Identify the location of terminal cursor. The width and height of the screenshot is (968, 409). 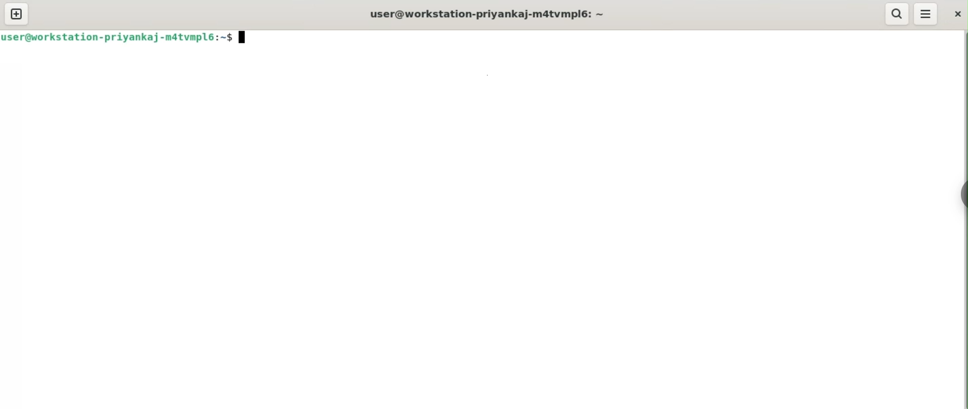
(243, 37).